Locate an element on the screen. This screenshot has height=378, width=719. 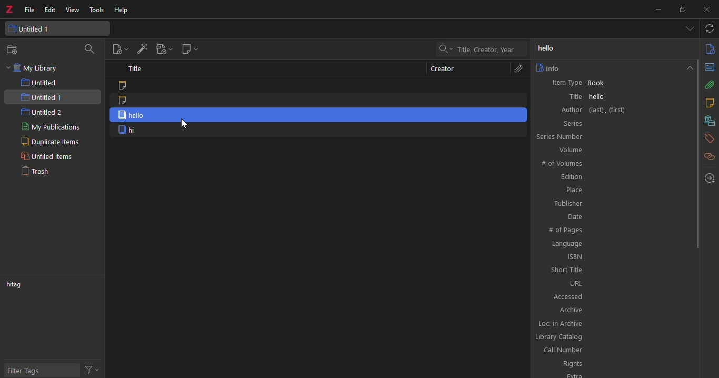
title is located at coordinates (137, 70).